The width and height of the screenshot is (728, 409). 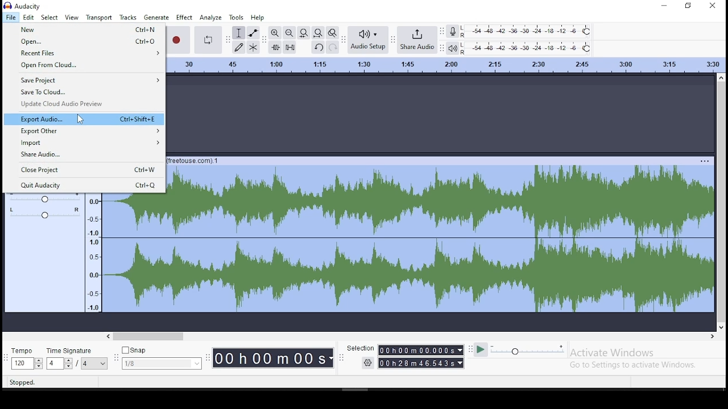 What do you see at coordinates (317, 47) in the screenshot?
I see `undo` at bounding box center [317, 47].